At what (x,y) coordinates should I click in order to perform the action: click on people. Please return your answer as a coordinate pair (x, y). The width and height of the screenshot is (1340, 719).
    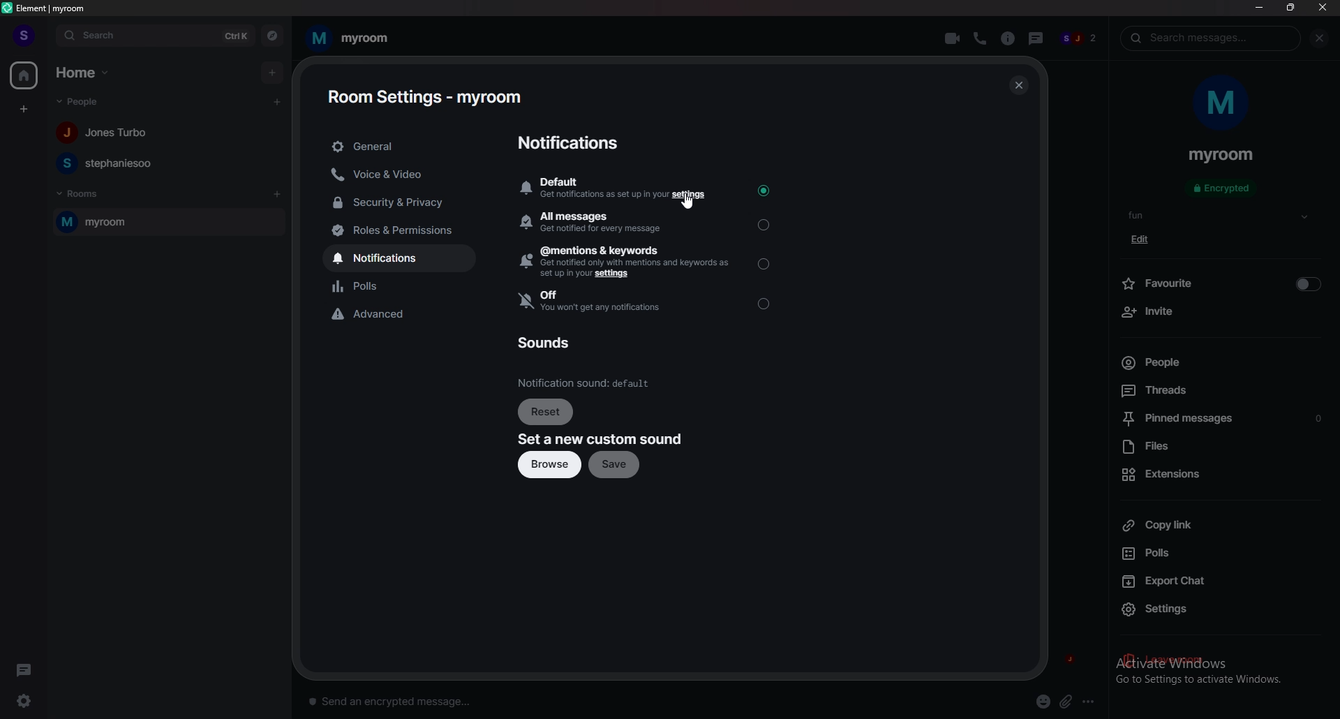
    Looking at the image, I should click on (1079, 40).